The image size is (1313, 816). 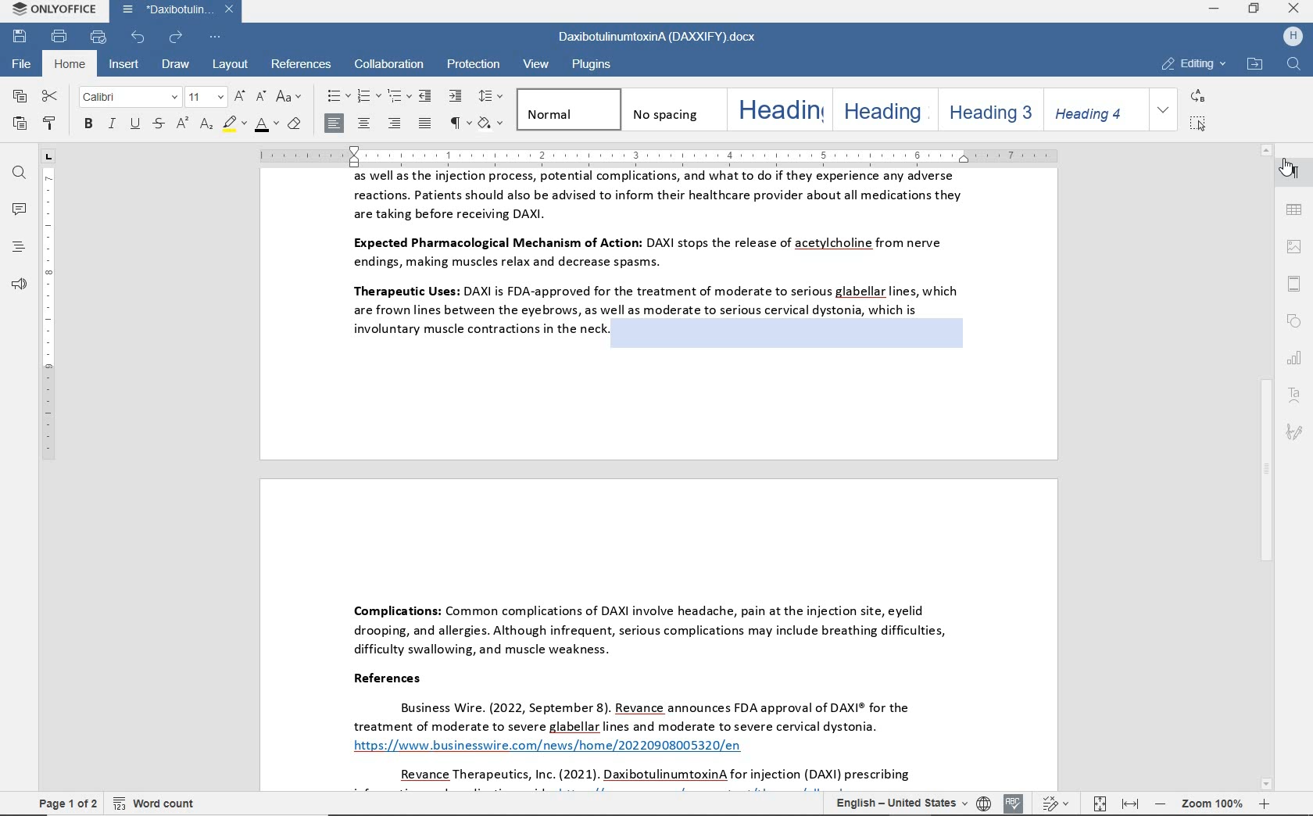 What do you see at coordinates (1196, 95) in the screenshot?
I see `replace` at bounding box center [1196, 95].